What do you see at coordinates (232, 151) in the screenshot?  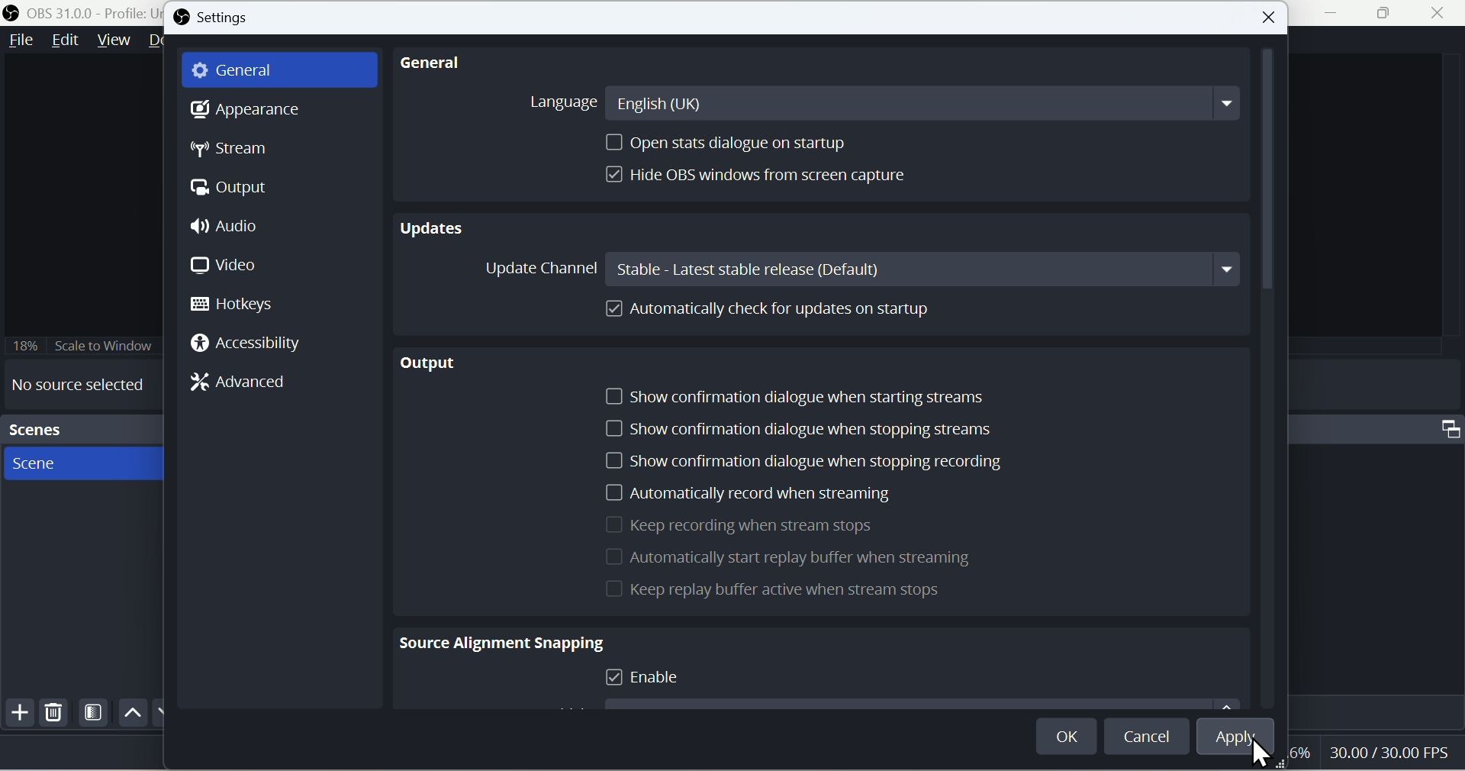 I see `Stream` at bounding box center [232, 151].